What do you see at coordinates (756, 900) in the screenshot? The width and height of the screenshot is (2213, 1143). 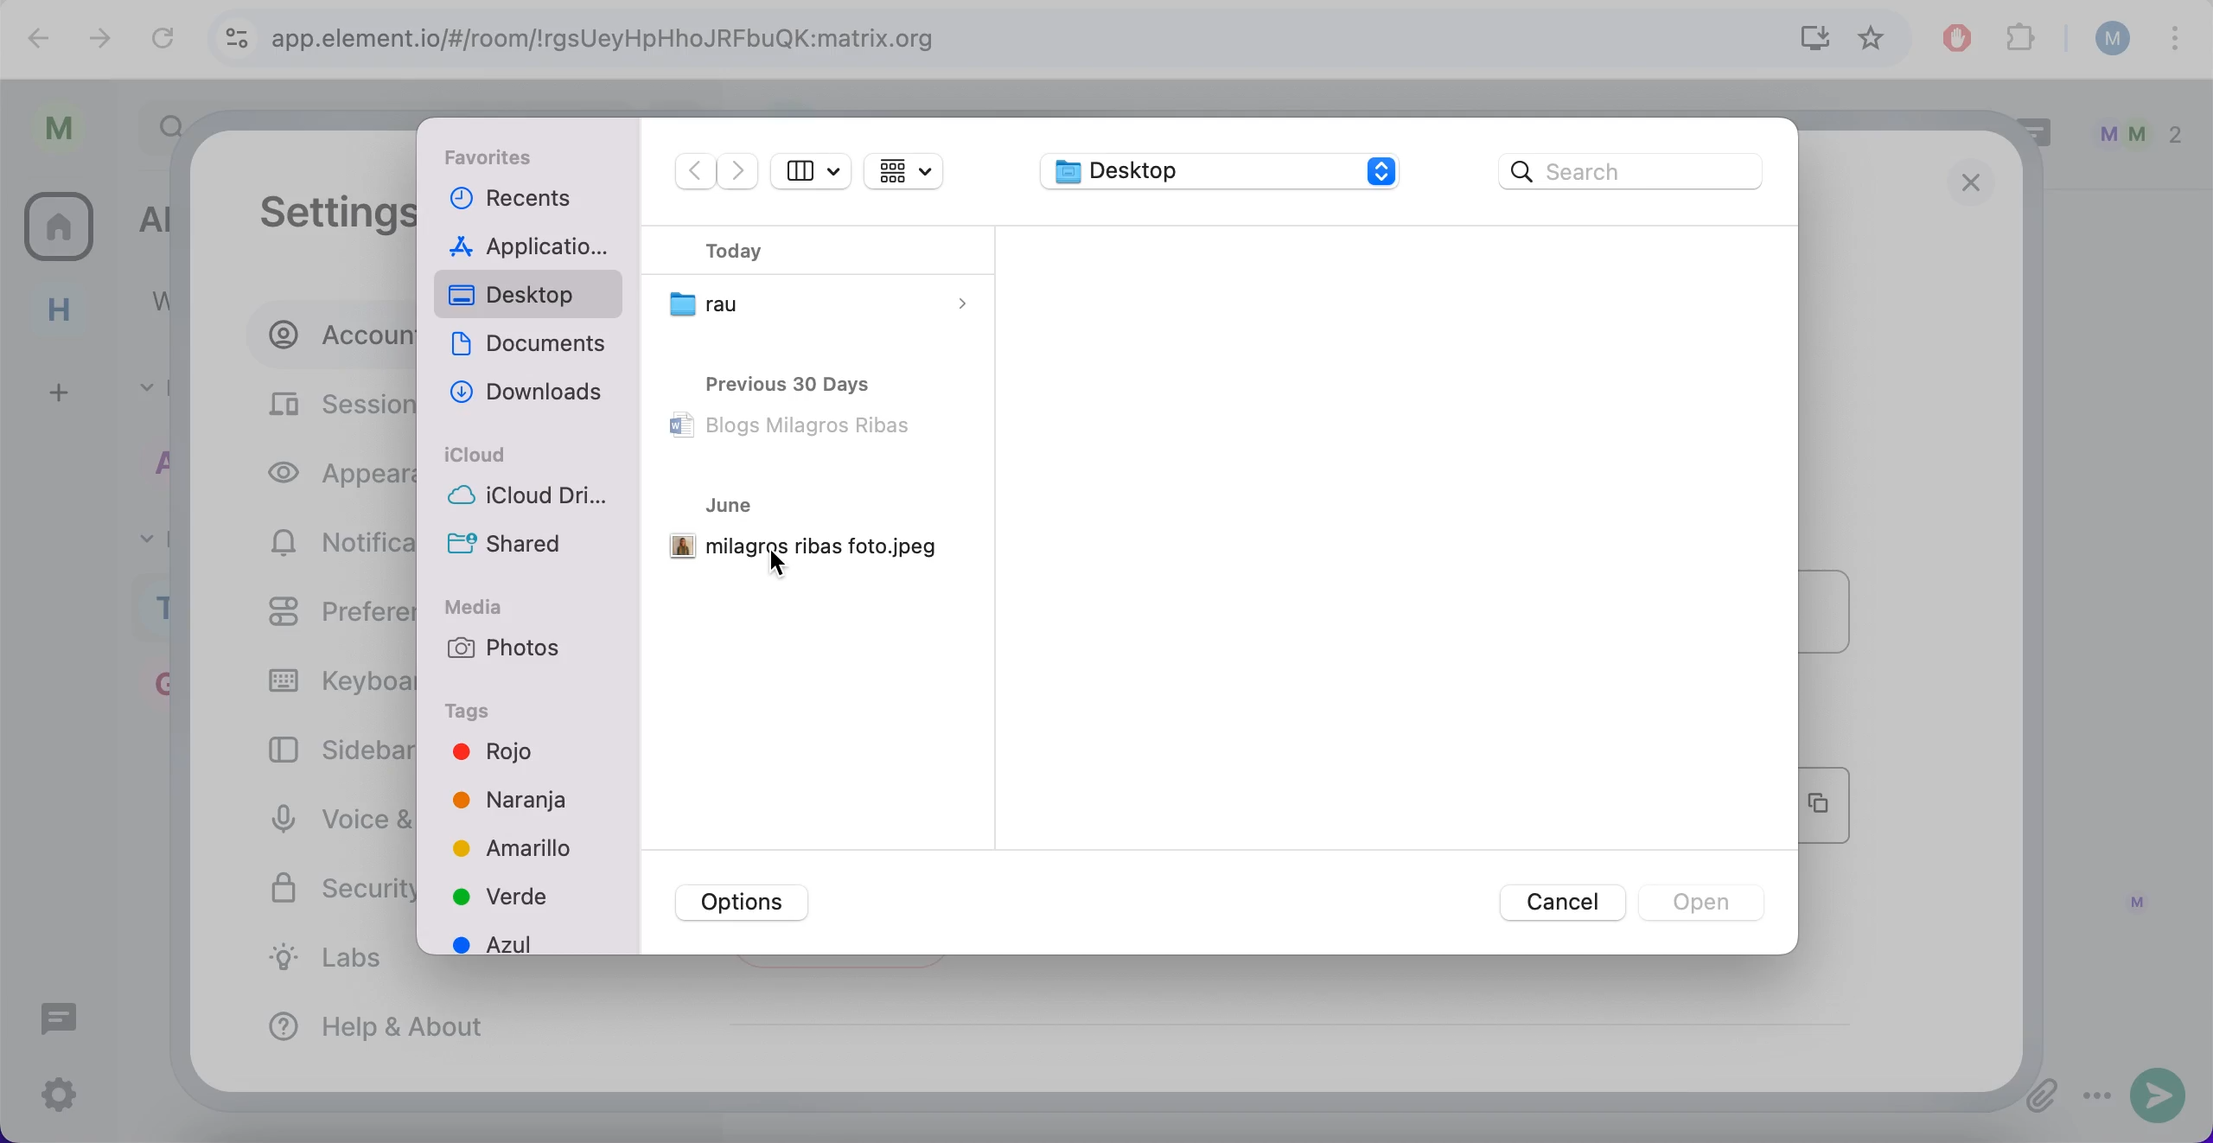 I see `options` at bounding box center [756, 900].